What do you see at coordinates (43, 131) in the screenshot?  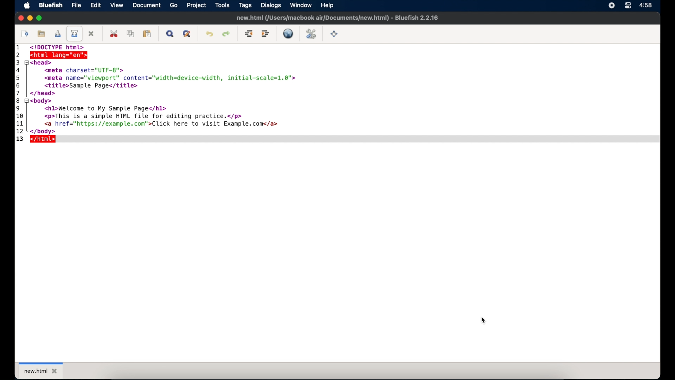 I see `</body>` at bounding box center [43, 131].